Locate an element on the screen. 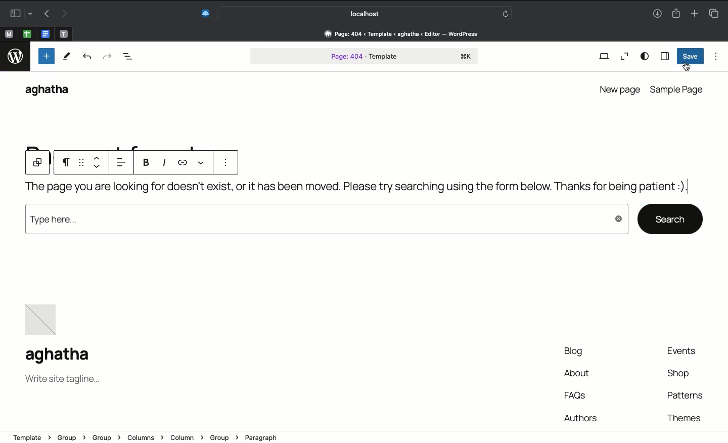 The image size is (728, 443). View options is located at coordinates (645, 57).